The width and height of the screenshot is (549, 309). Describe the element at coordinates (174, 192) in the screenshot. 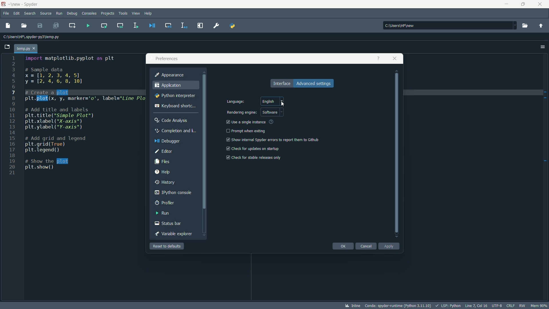

I see `ipython console` at that location.